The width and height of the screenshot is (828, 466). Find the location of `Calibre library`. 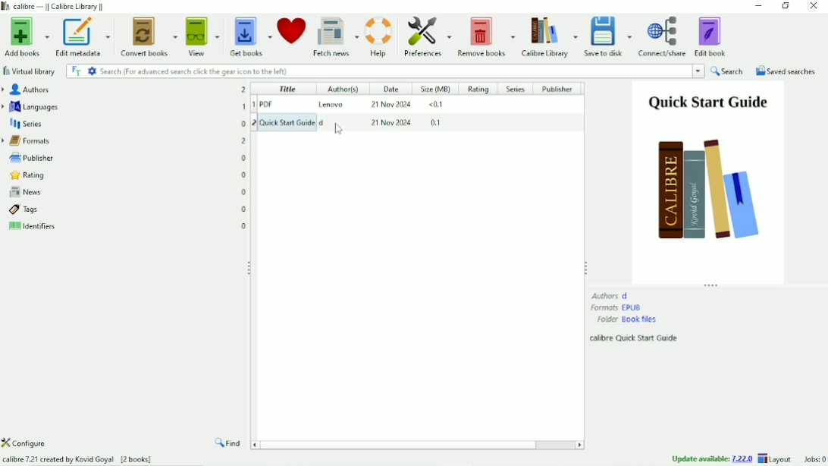

Calibre library is located at coordinates (549, 36).